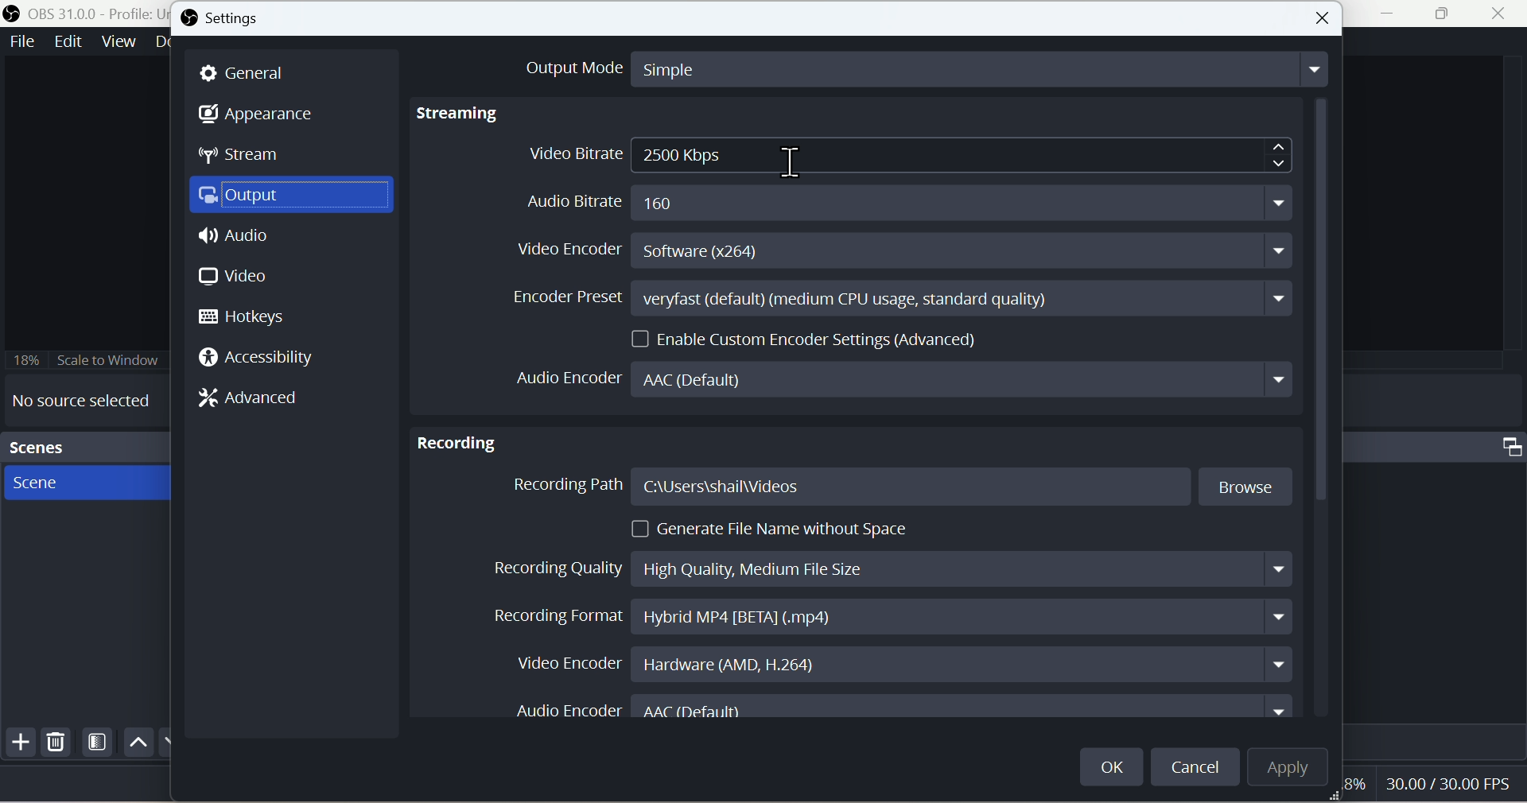 The height and width of the screenshot is (803, 1527). Describe the element at coordinates (1440, 444) in the screenshot. I see `Audio mixer` at that location.